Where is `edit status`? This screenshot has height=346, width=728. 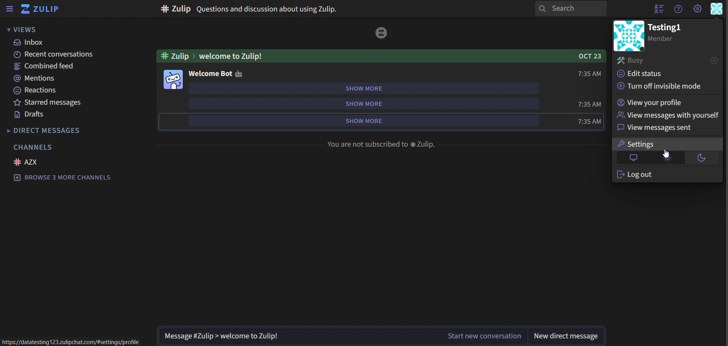 edit status is located at coordinates (642, 73).